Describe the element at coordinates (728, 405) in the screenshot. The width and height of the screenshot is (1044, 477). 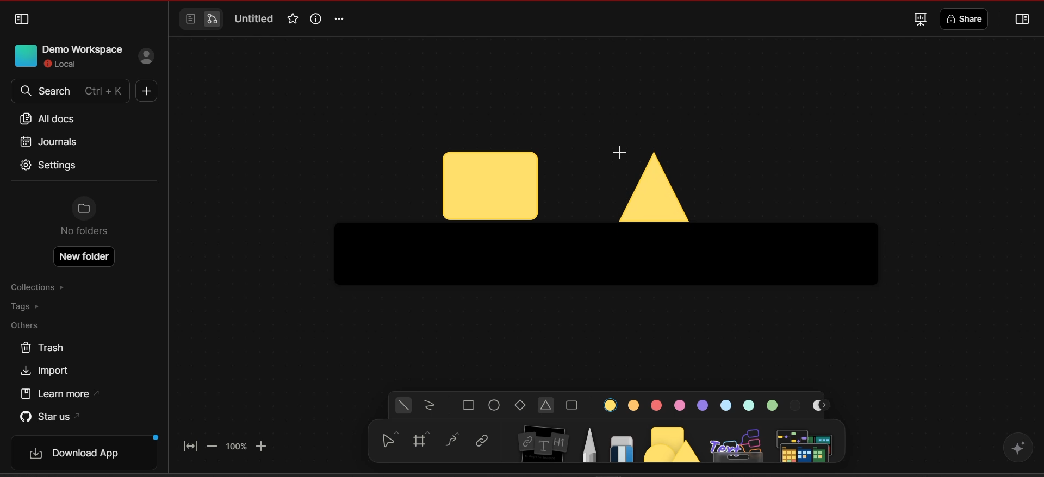
I see `color 6` at that location.